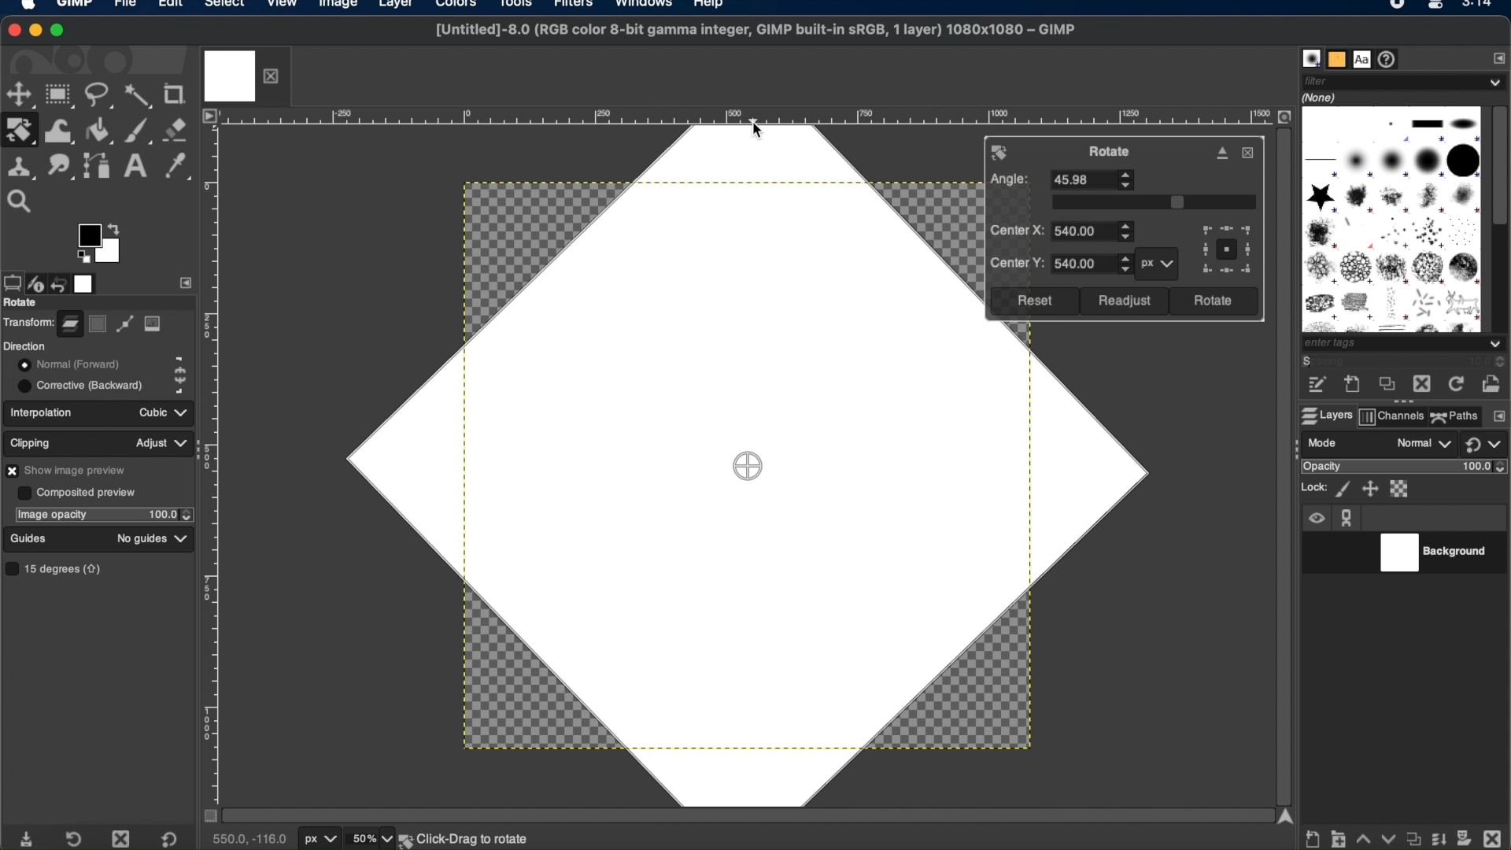  Describe the element at coordinates (215, 461) in the screenshot. I see `margin` at that location.